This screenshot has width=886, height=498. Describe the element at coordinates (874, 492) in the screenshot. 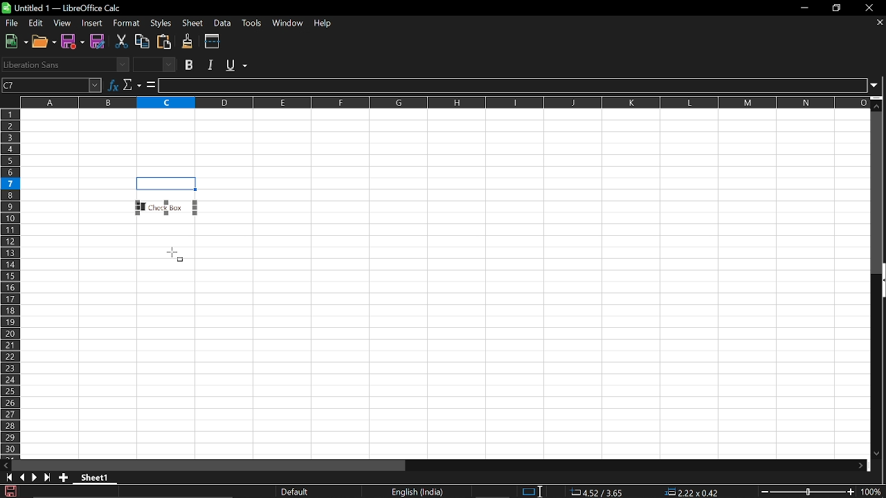

I see `Current zoom` at that location.